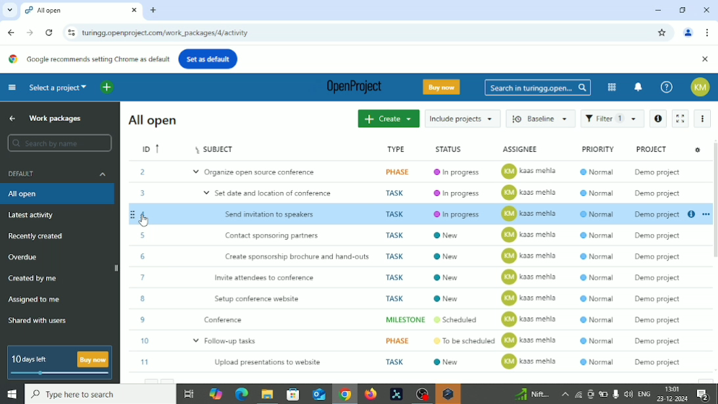  I want to click on speaker, so click(629, 393).